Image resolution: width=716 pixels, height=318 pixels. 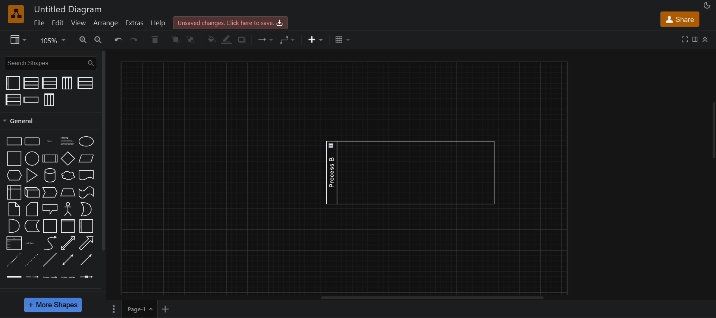 I want to click on horizontal pool 1, so click(x=84, y=83).